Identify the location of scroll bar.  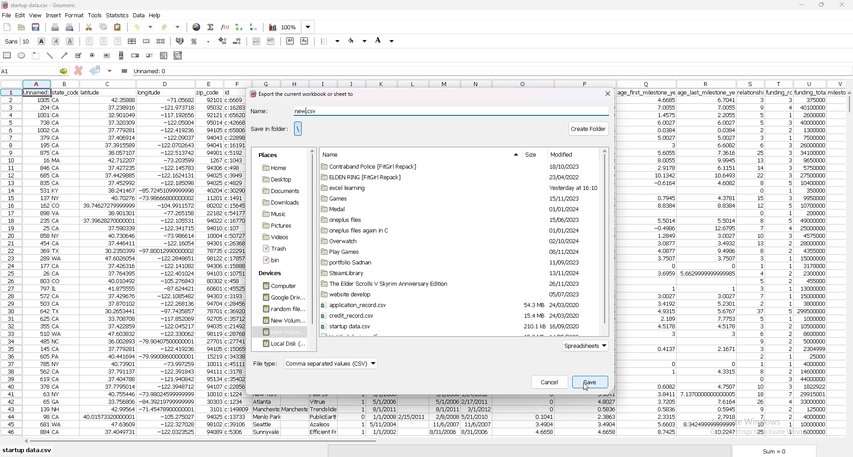
(849, 266).